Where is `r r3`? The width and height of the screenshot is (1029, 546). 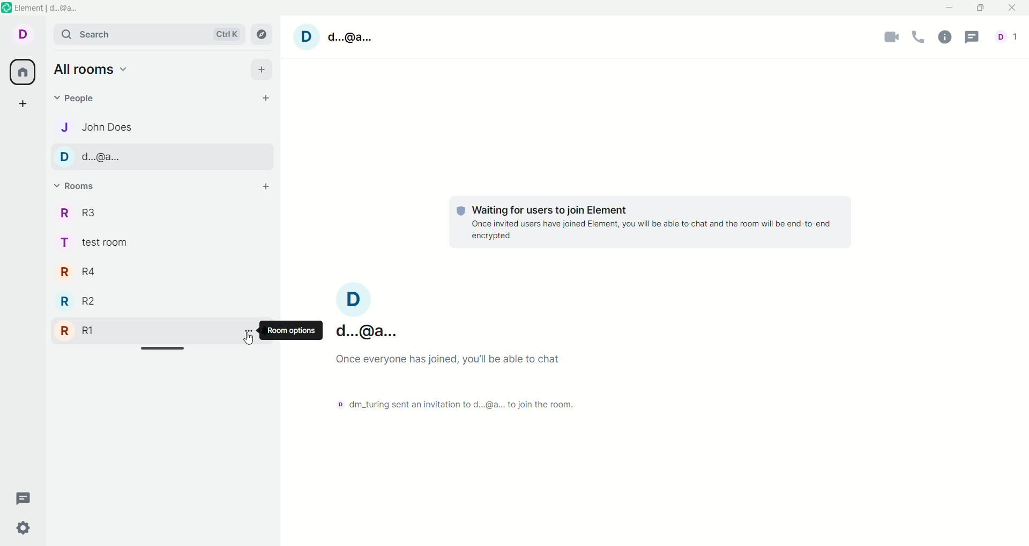
r r3 is located at coordinates (85, 214).